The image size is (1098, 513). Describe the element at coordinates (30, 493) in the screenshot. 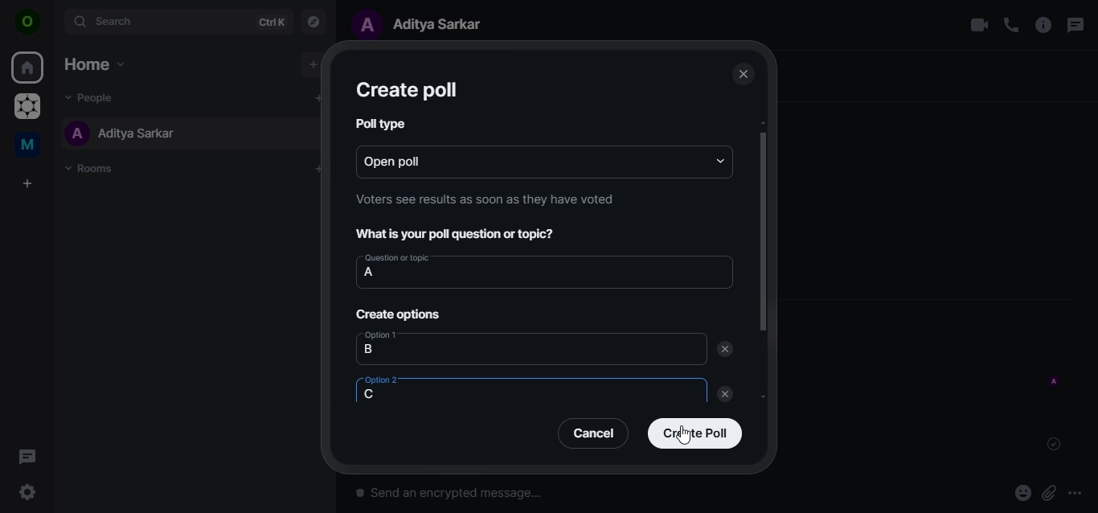

I see `quicker settings` at that location.